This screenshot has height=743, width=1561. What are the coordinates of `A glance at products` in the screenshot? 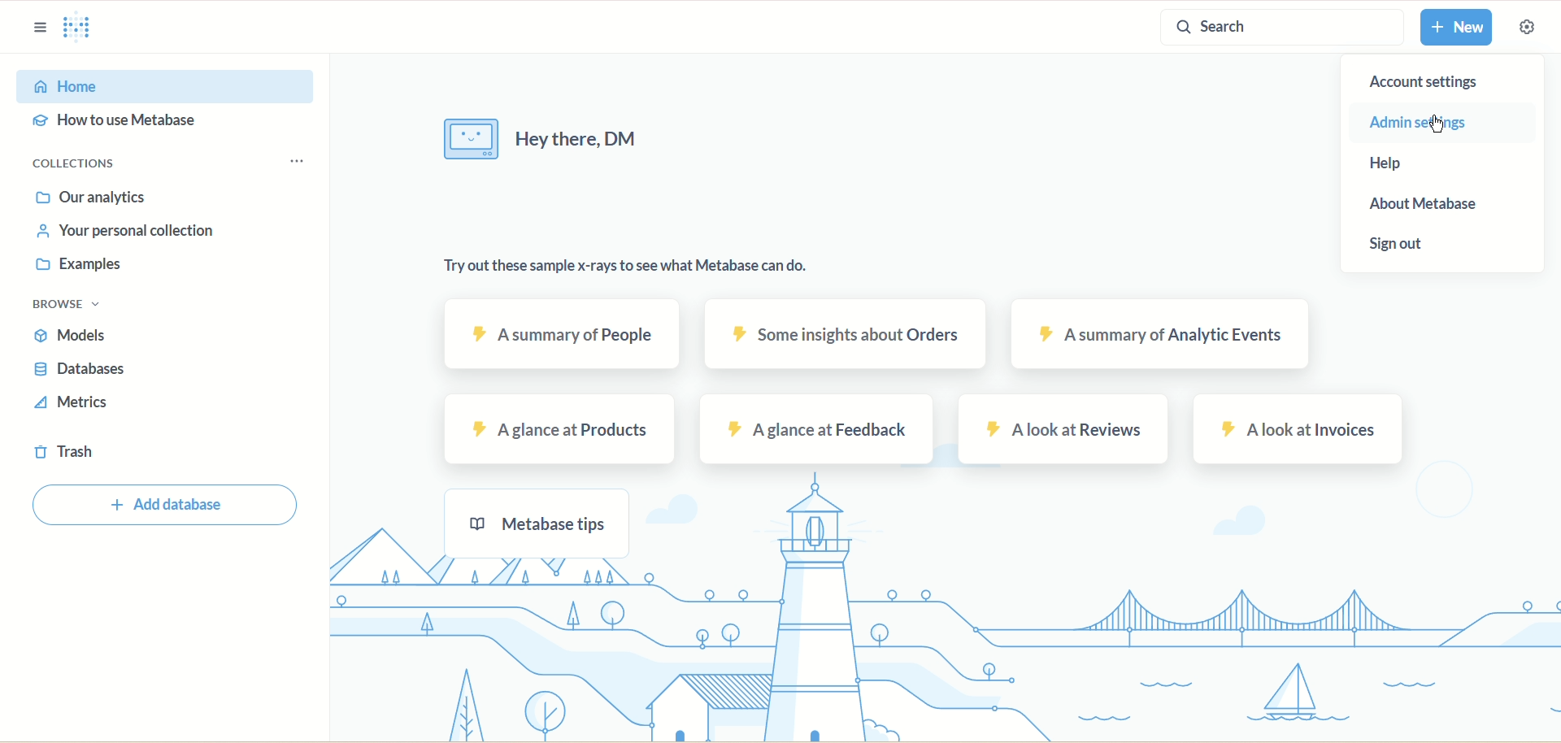 It's located at (559, 427).